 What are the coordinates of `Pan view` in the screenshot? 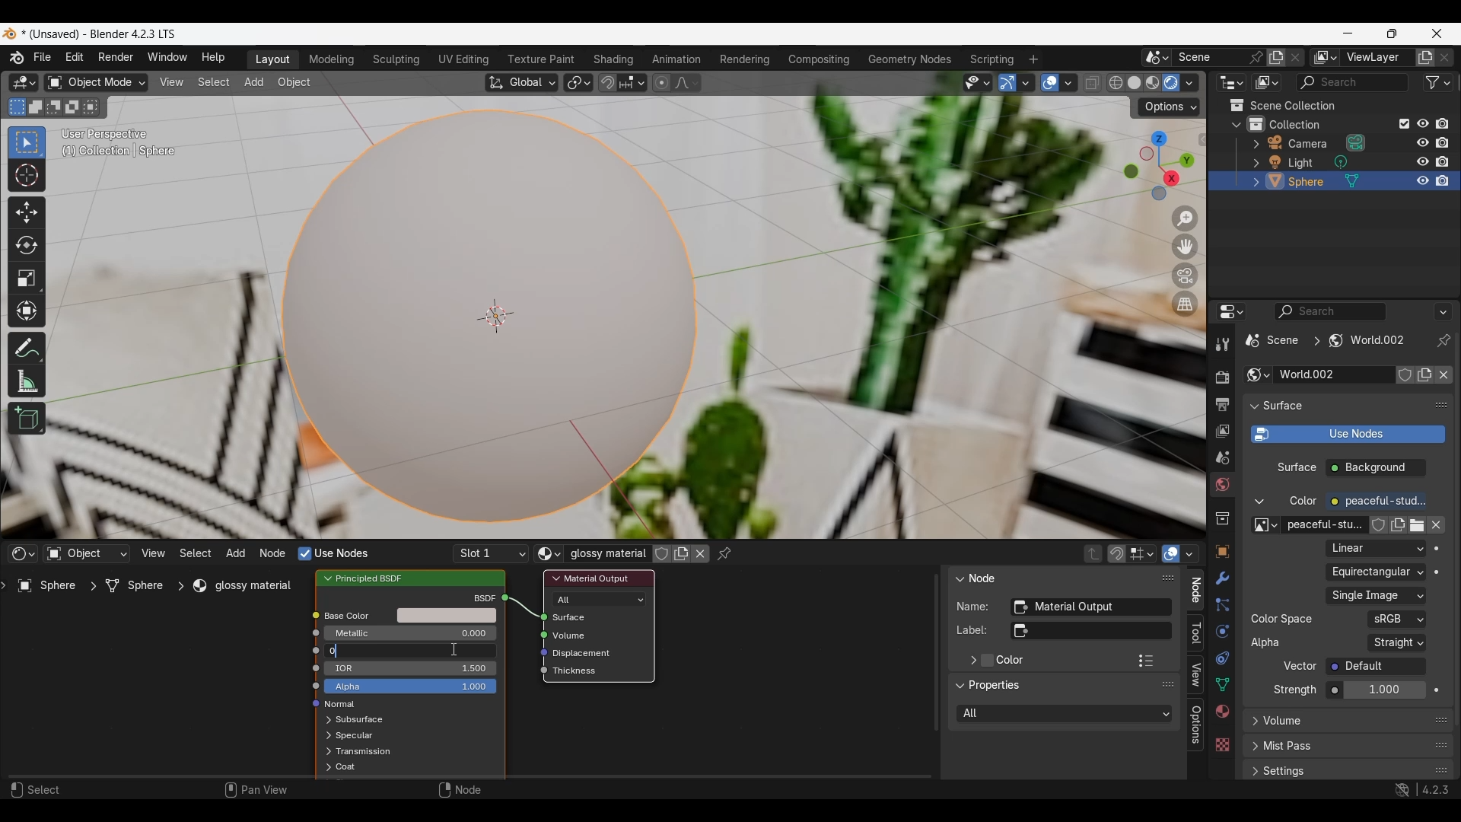 It's located at (256, 789).